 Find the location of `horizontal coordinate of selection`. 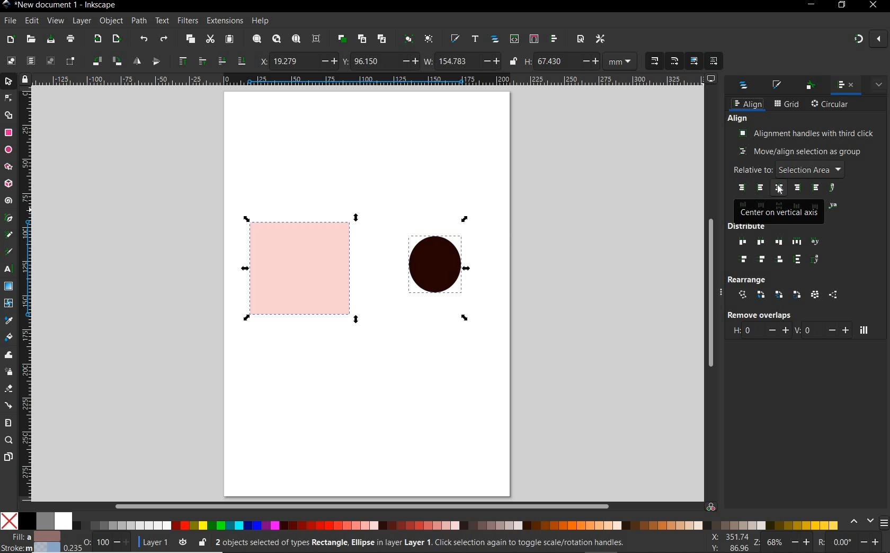

horizontal coordinate of selection is located at coordinates (298, 61).